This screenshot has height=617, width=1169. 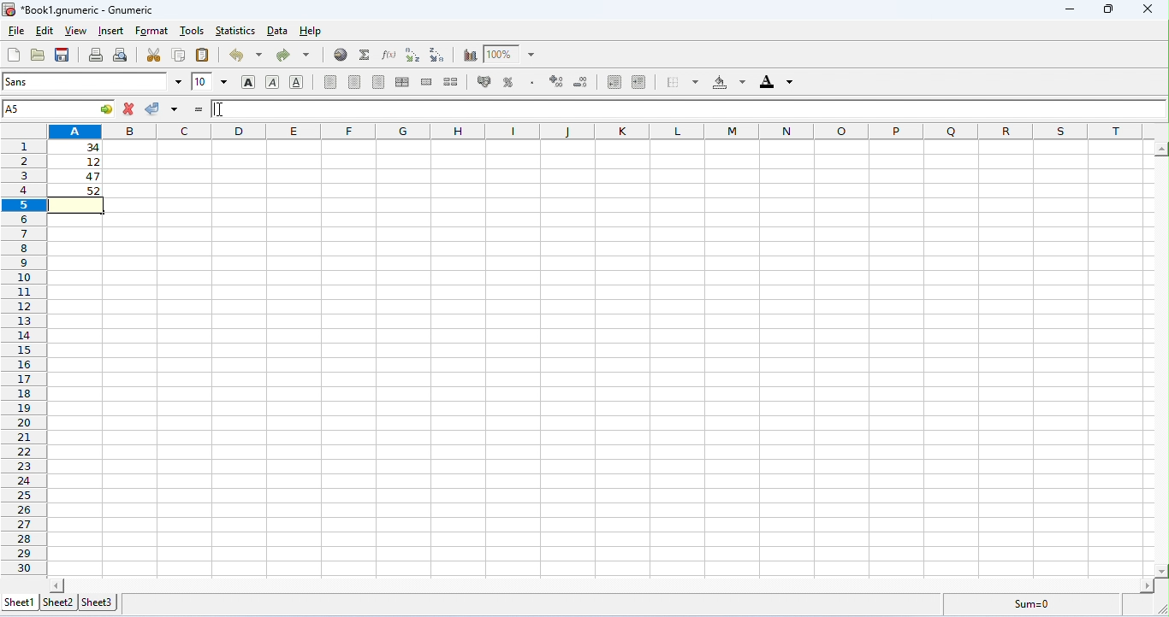 What do you see at coordinates (223, 109) in the screenshot?
I see `typing cursor` at bounding box center [223, 109].